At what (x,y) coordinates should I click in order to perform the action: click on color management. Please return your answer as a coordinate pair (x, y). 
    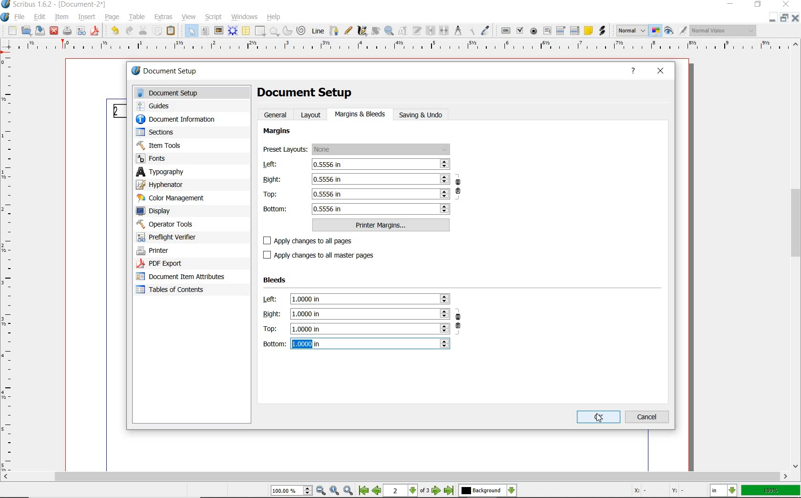
    Looking at the image, I should click on (174, 199).